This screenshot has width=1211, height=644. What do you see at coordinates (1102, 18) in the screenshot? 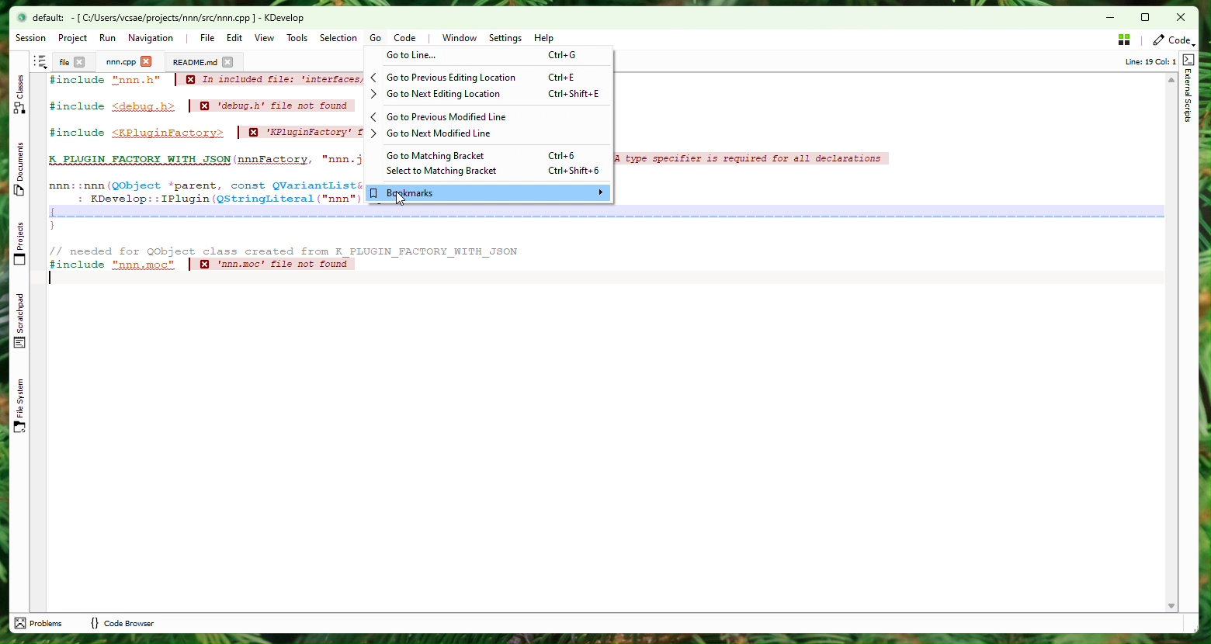
I see `minimize` at bounding box center [1102, 18].